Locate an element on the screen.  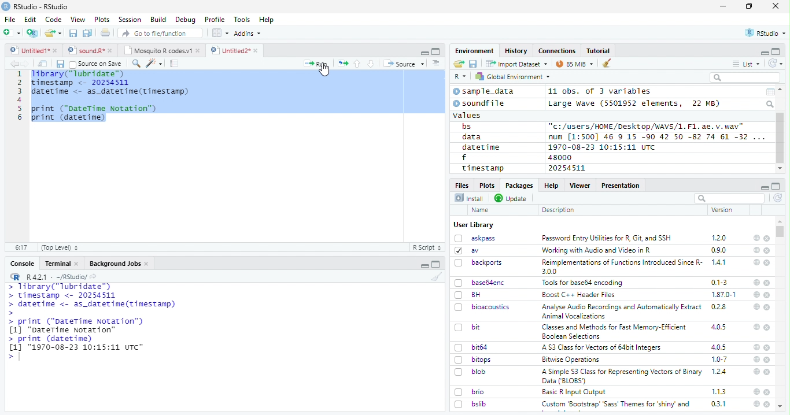
help is located at coordinates (756, 262).